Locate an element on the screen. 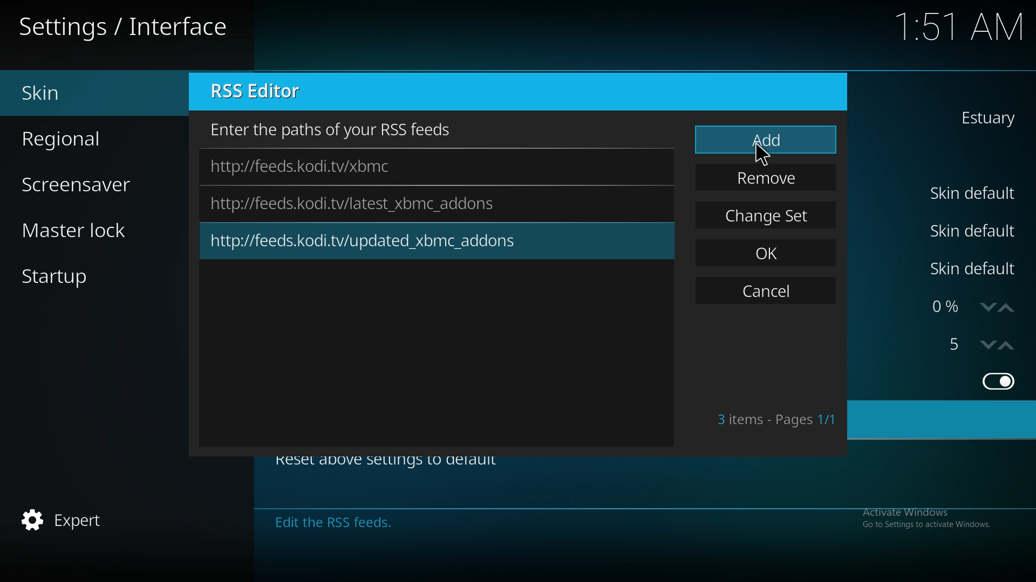  Edit the RSS feeds. is located at coordinates (447, 521).